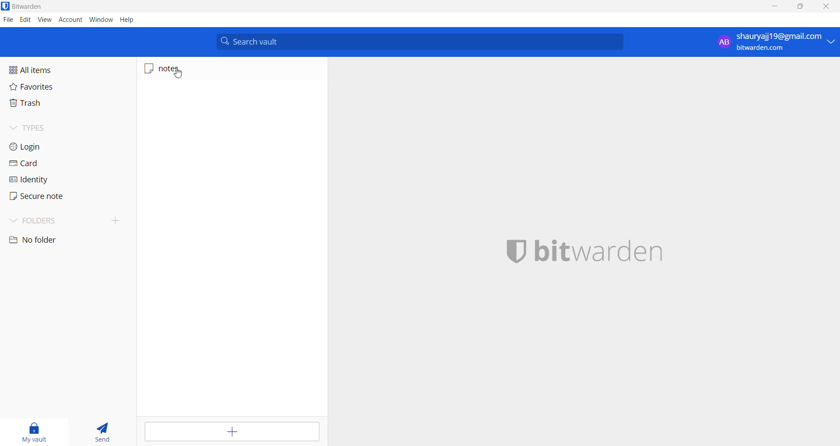  What do you see at coordinates (823, 7) in the screenshot?
I see `close` at bounding box center [823, 7].